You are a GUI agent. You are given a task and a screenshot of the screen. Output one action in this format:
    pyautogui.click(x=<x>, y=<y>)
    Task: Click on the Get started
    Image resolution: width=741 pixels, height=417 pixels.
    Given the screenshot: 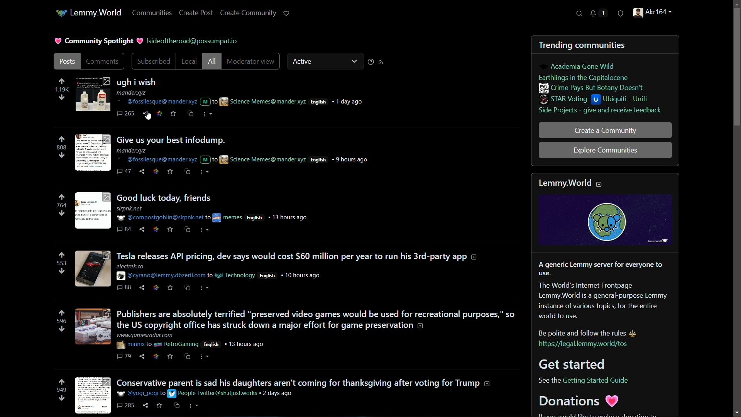 What is the action you would take?
    pyautogui.click(x=575, y=363)
    